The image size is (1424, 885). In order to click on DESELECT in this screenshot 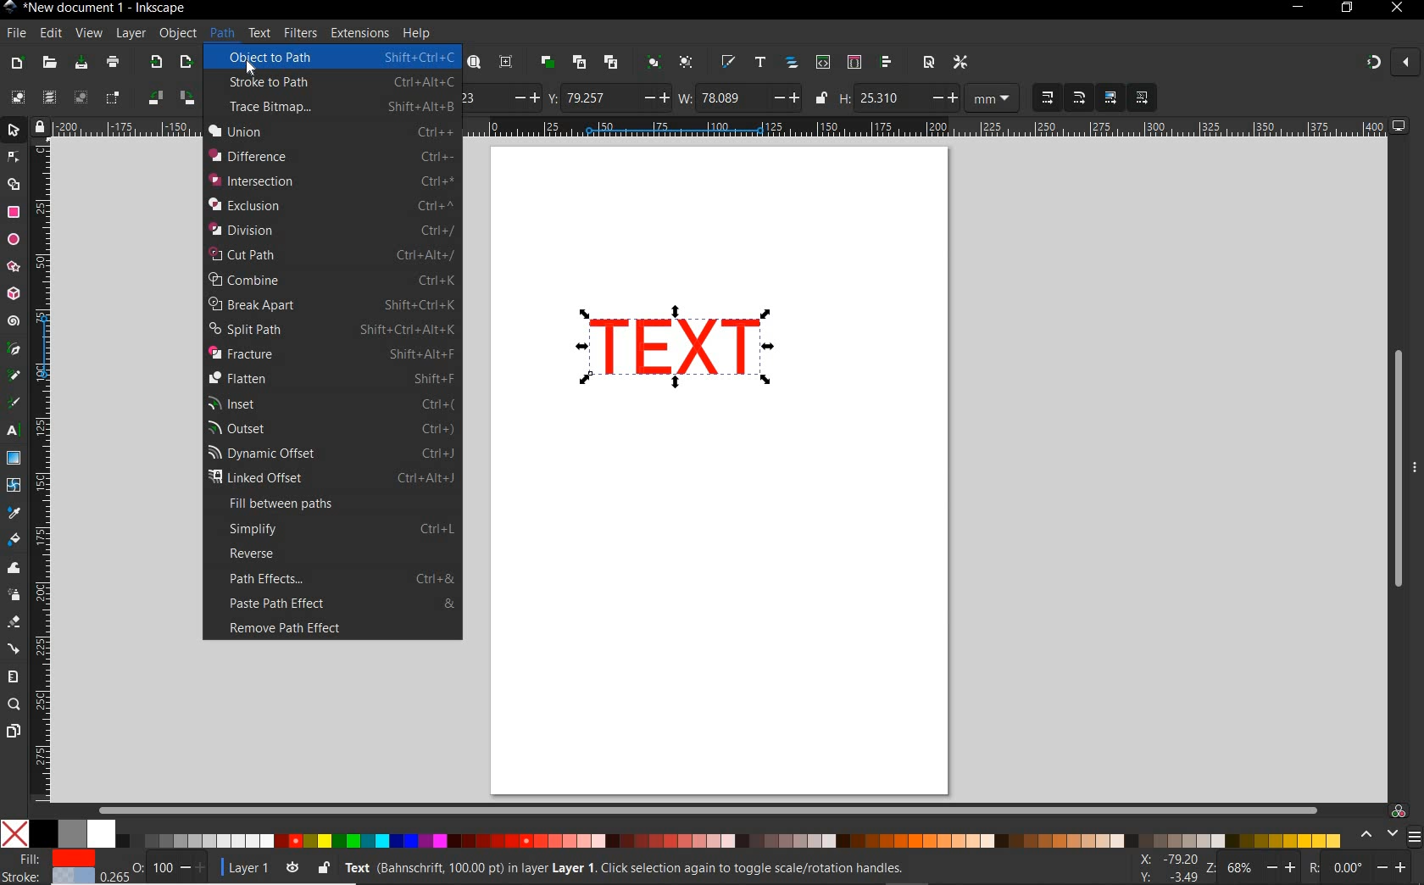, I will do `click(79, 97)`.